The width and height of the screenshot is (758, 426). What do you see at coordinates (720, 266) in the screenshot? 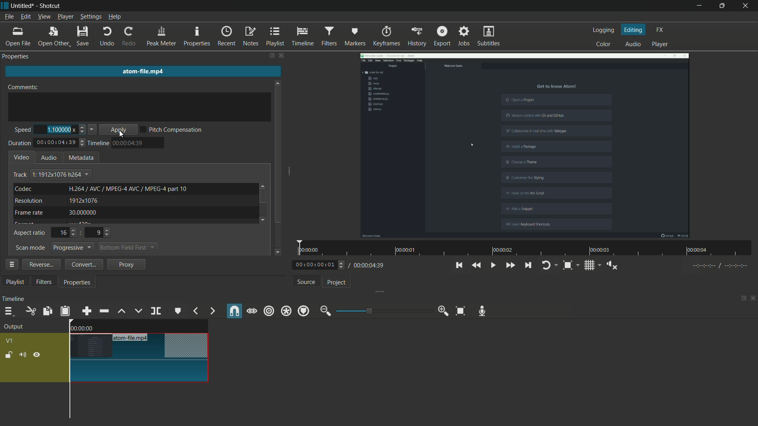
I see `in point` at bounding box center [720, 266].